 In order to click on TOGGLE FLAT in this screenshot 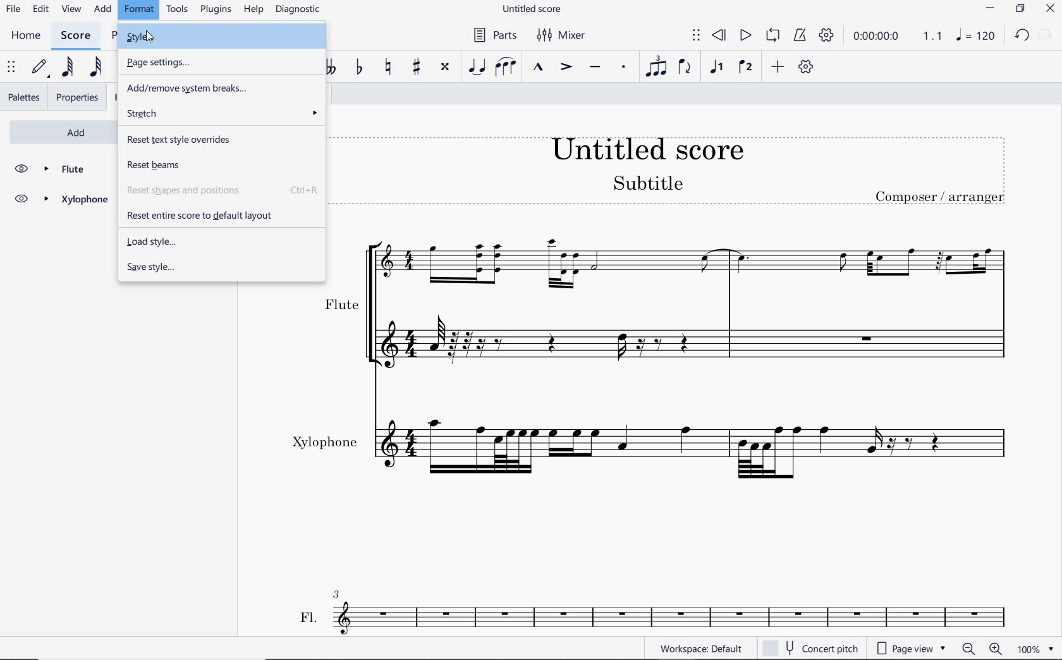, I will do `click(358, 67)`.